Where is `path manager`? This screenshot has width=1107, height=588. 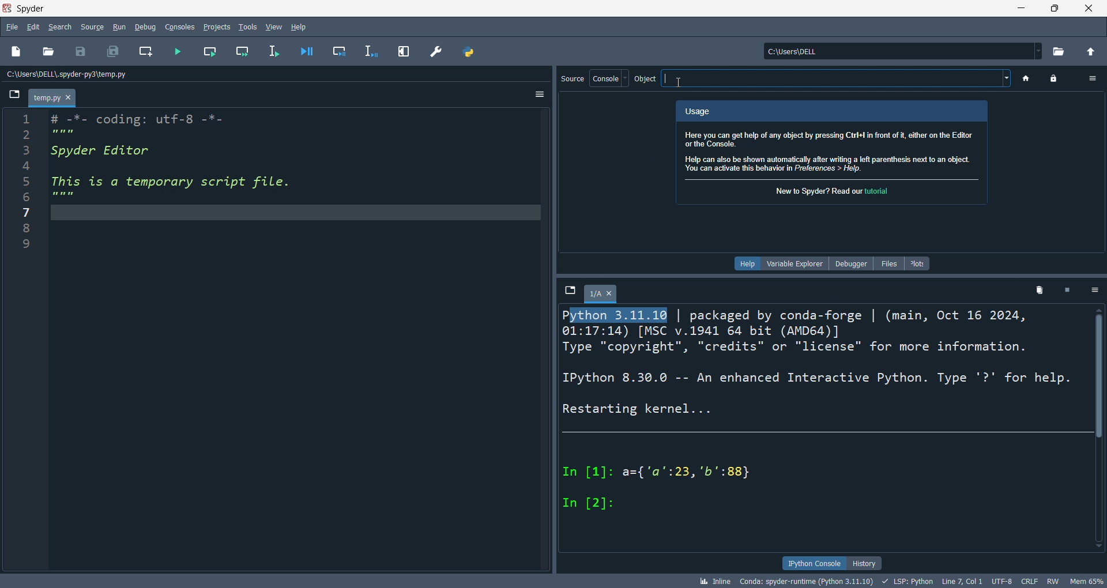 path manager is located at coordinates (466, 52).